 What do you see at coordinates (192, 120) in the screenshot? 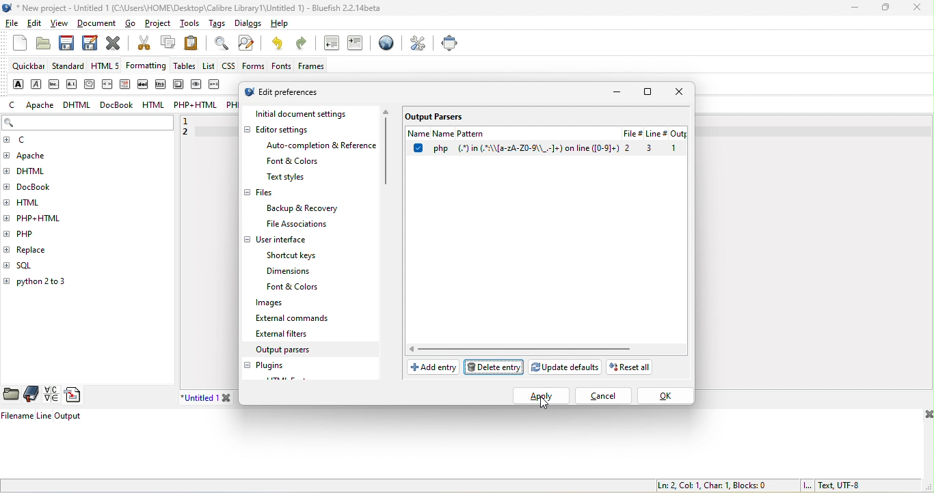
I see `1` at bounding box center [192, 120].